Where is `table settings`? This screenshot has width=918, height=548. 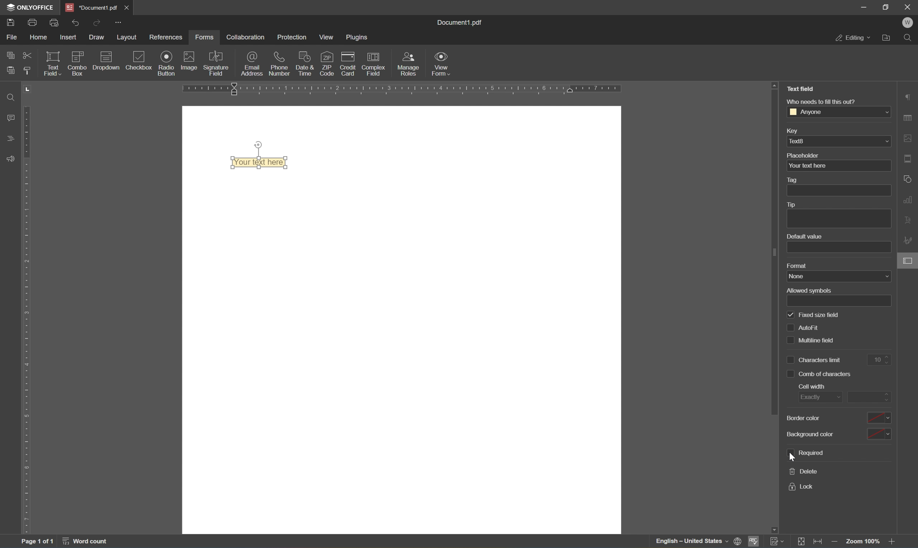 table settings is located at coordinates (909, 117).